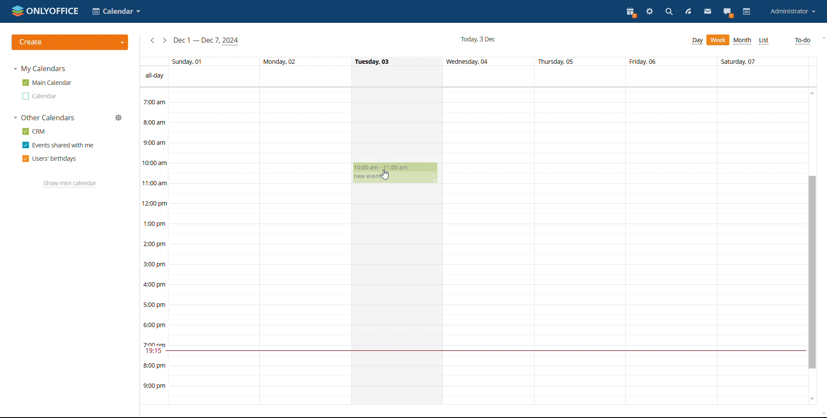 Image resolution: width=827 pixels, height=418 pixels. Describe the element at coordinates (279, 61) in the screenshot. I see `Monday, 02` at that location.